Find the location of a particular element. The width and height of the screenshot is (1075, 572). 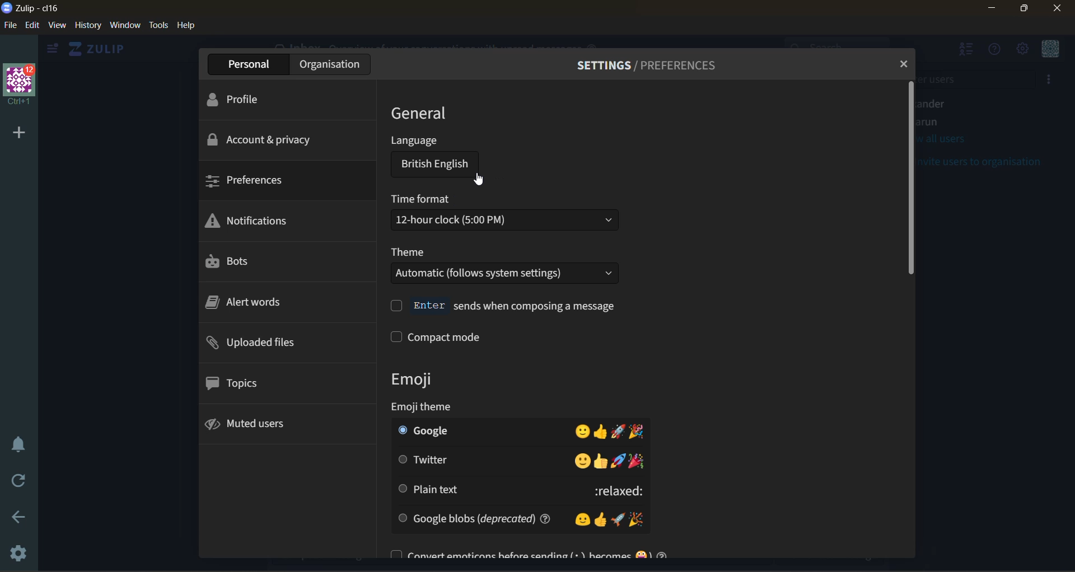

vertical scroll bar is located at coordinates (911, 179).